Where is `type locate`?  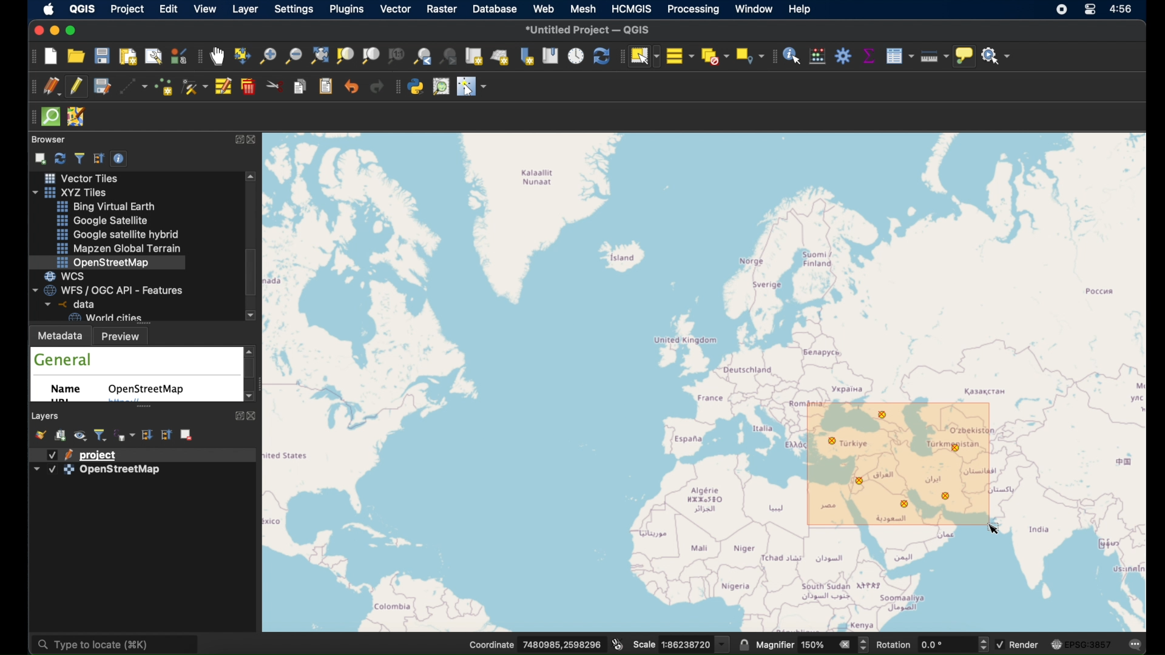 type locate is located at coordinates (119, 645).